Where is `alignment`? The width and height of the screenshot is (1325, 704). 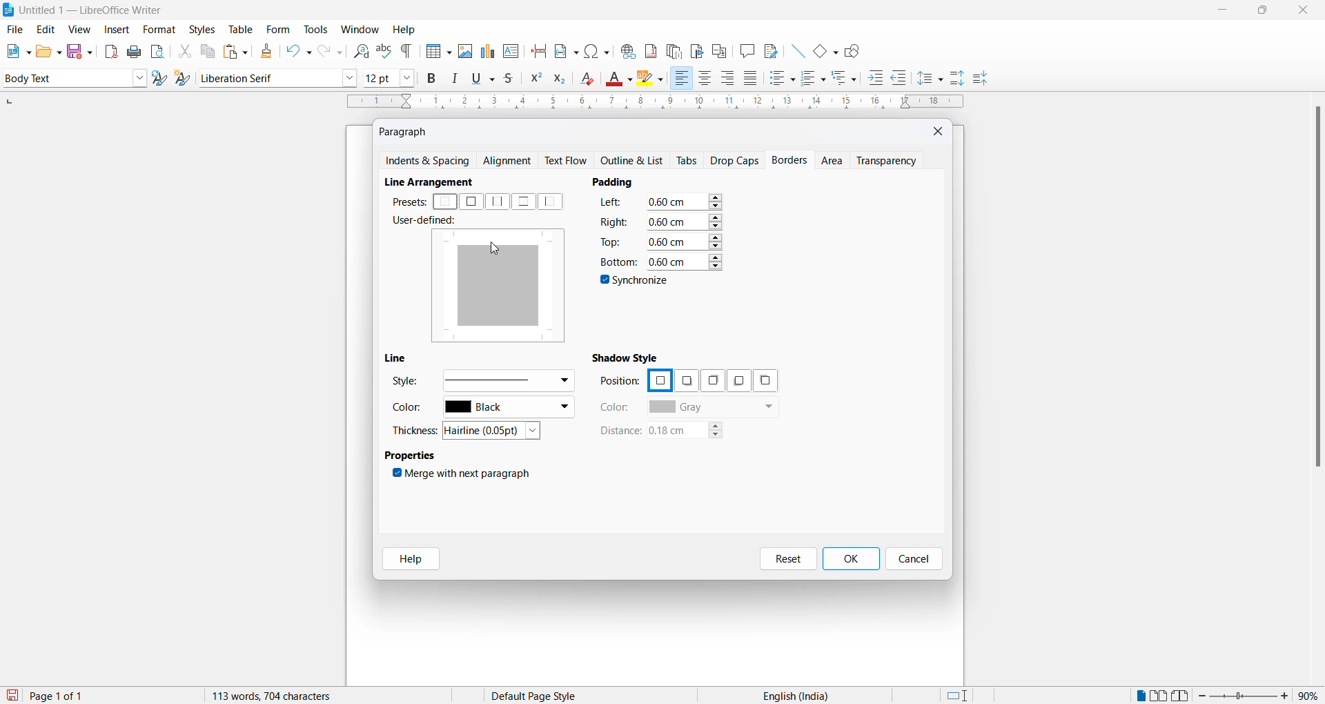
alignment is located at coordinates (511, 162).